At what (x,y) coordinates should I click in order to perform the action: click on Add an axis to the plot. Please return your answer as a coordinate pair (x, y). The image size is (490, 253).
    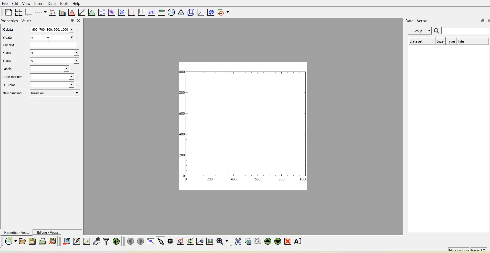
    Looking at the image, I should click on (40, 12).